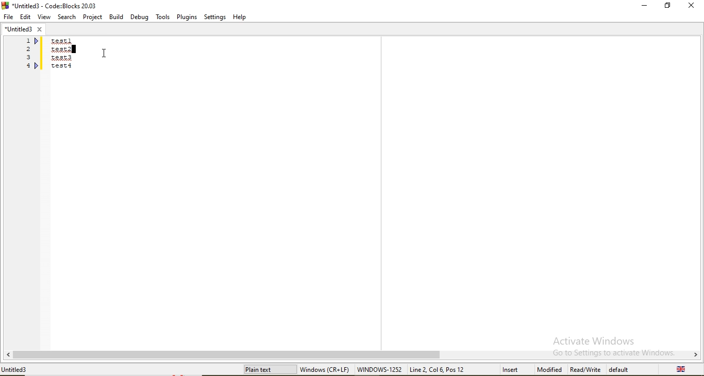  What do you see at coordinates (104, 53) in the screenshot?
I see `cursor` at bounding box center [104, 53].